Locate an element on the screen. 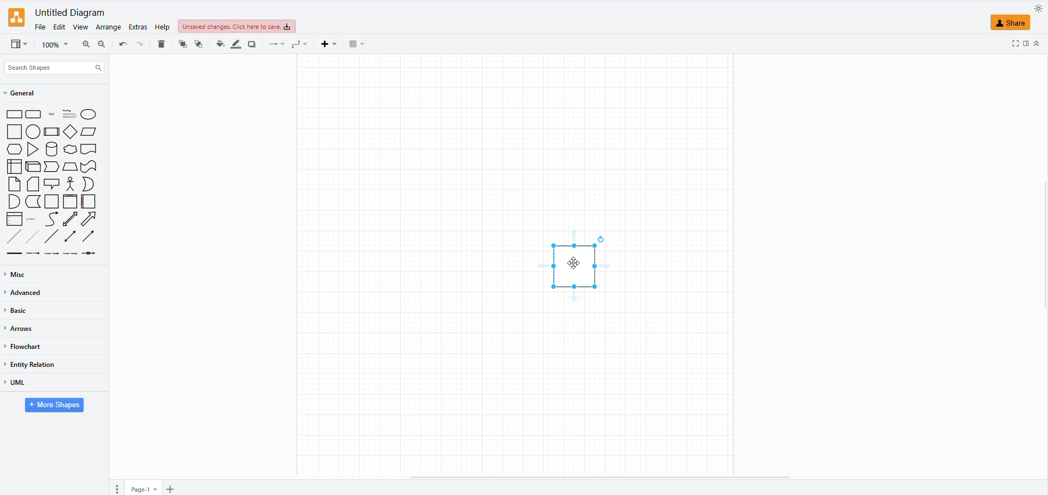  step is located at coordinates (51, 167).